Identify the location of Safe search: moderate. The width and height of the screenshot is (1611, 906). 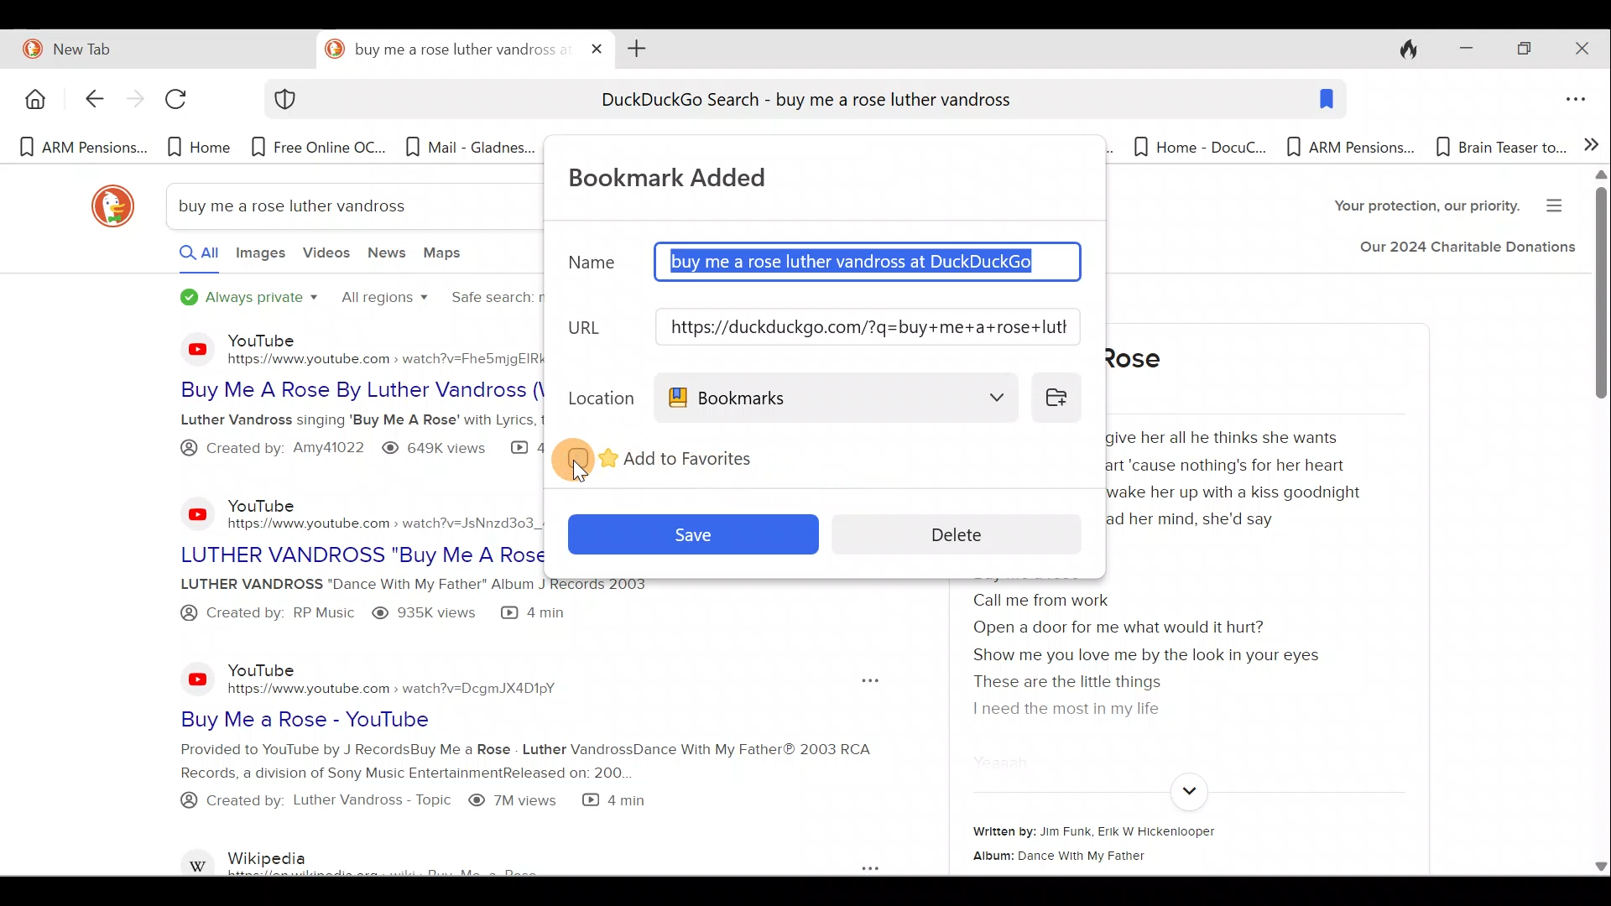
(489, 300).